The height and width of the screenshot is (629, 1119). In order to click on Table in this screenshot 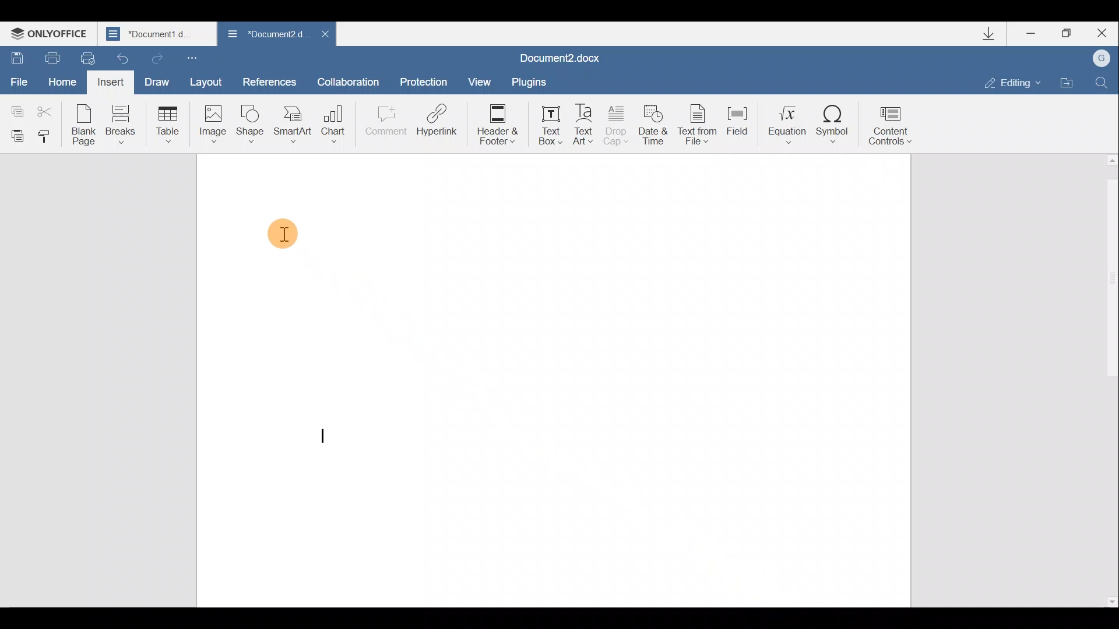, I will do `click(166, 122)`.